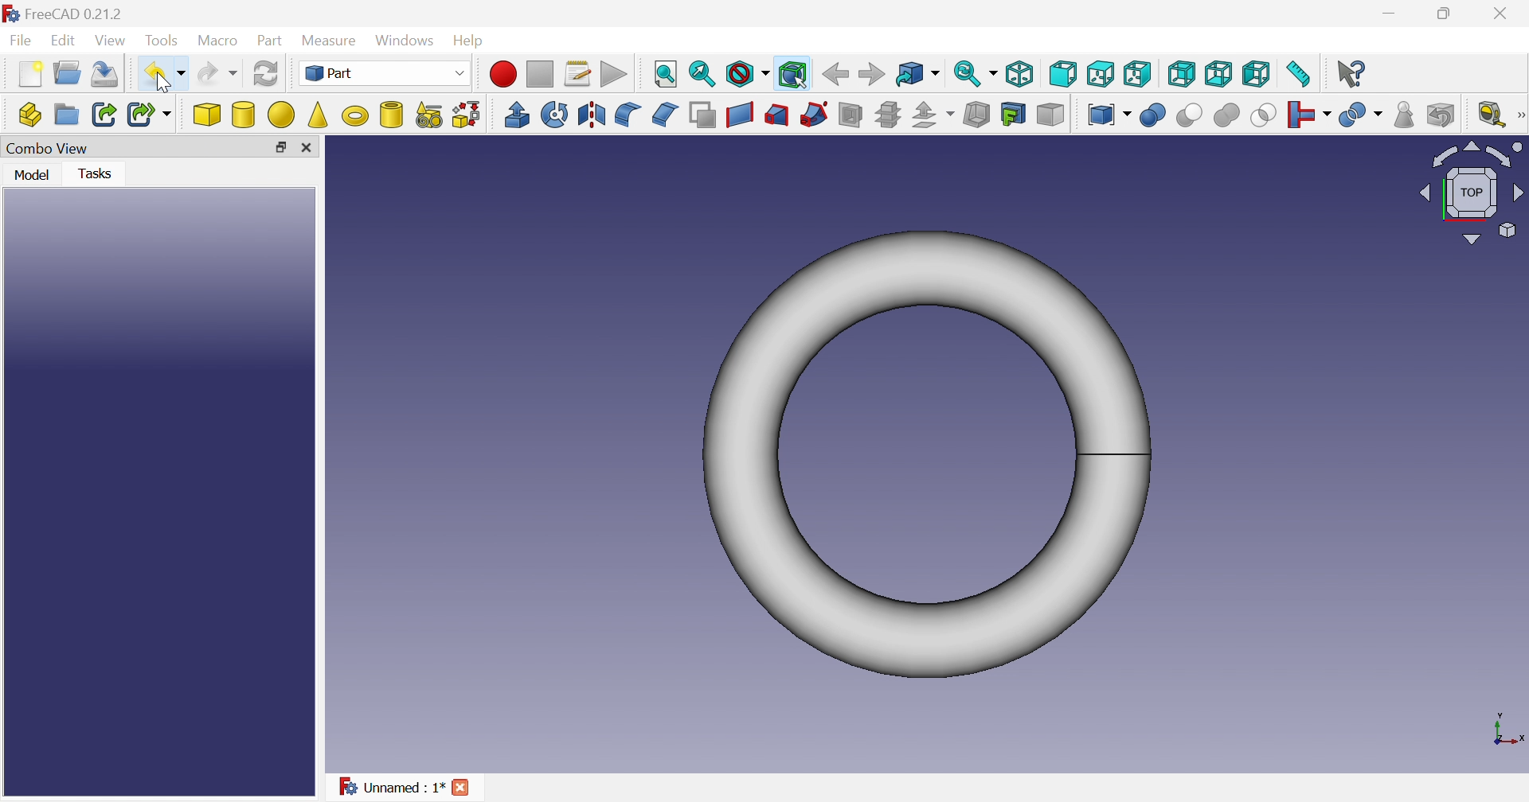  What do you see at coordinates (1018, 74) in the screenshot?
I see `Isometric` at bounding box center [1018, 74].